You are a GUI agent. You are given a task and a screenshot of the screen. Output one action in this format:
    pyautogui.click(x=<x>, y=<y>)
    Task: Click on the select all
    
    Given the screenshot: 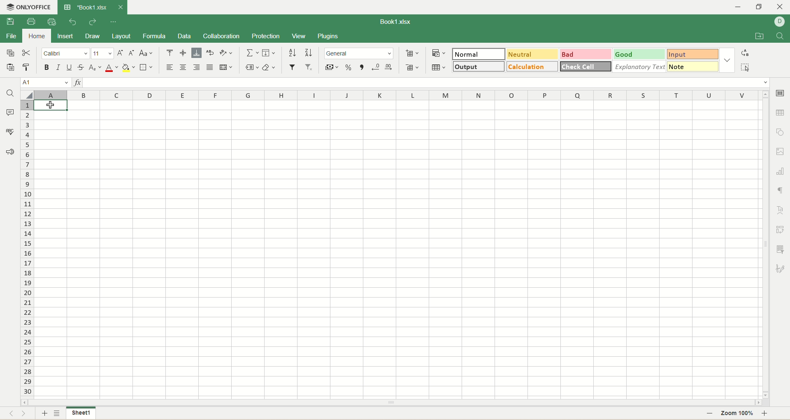 What is the action you would take?
    pyautogui.click(x=28, y=94)
    